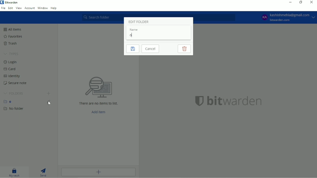 The image size is (317, 178). What do you see at coordinates (43, 8) in the screenshot?
I see `Window` at bounding box center [43, 8].